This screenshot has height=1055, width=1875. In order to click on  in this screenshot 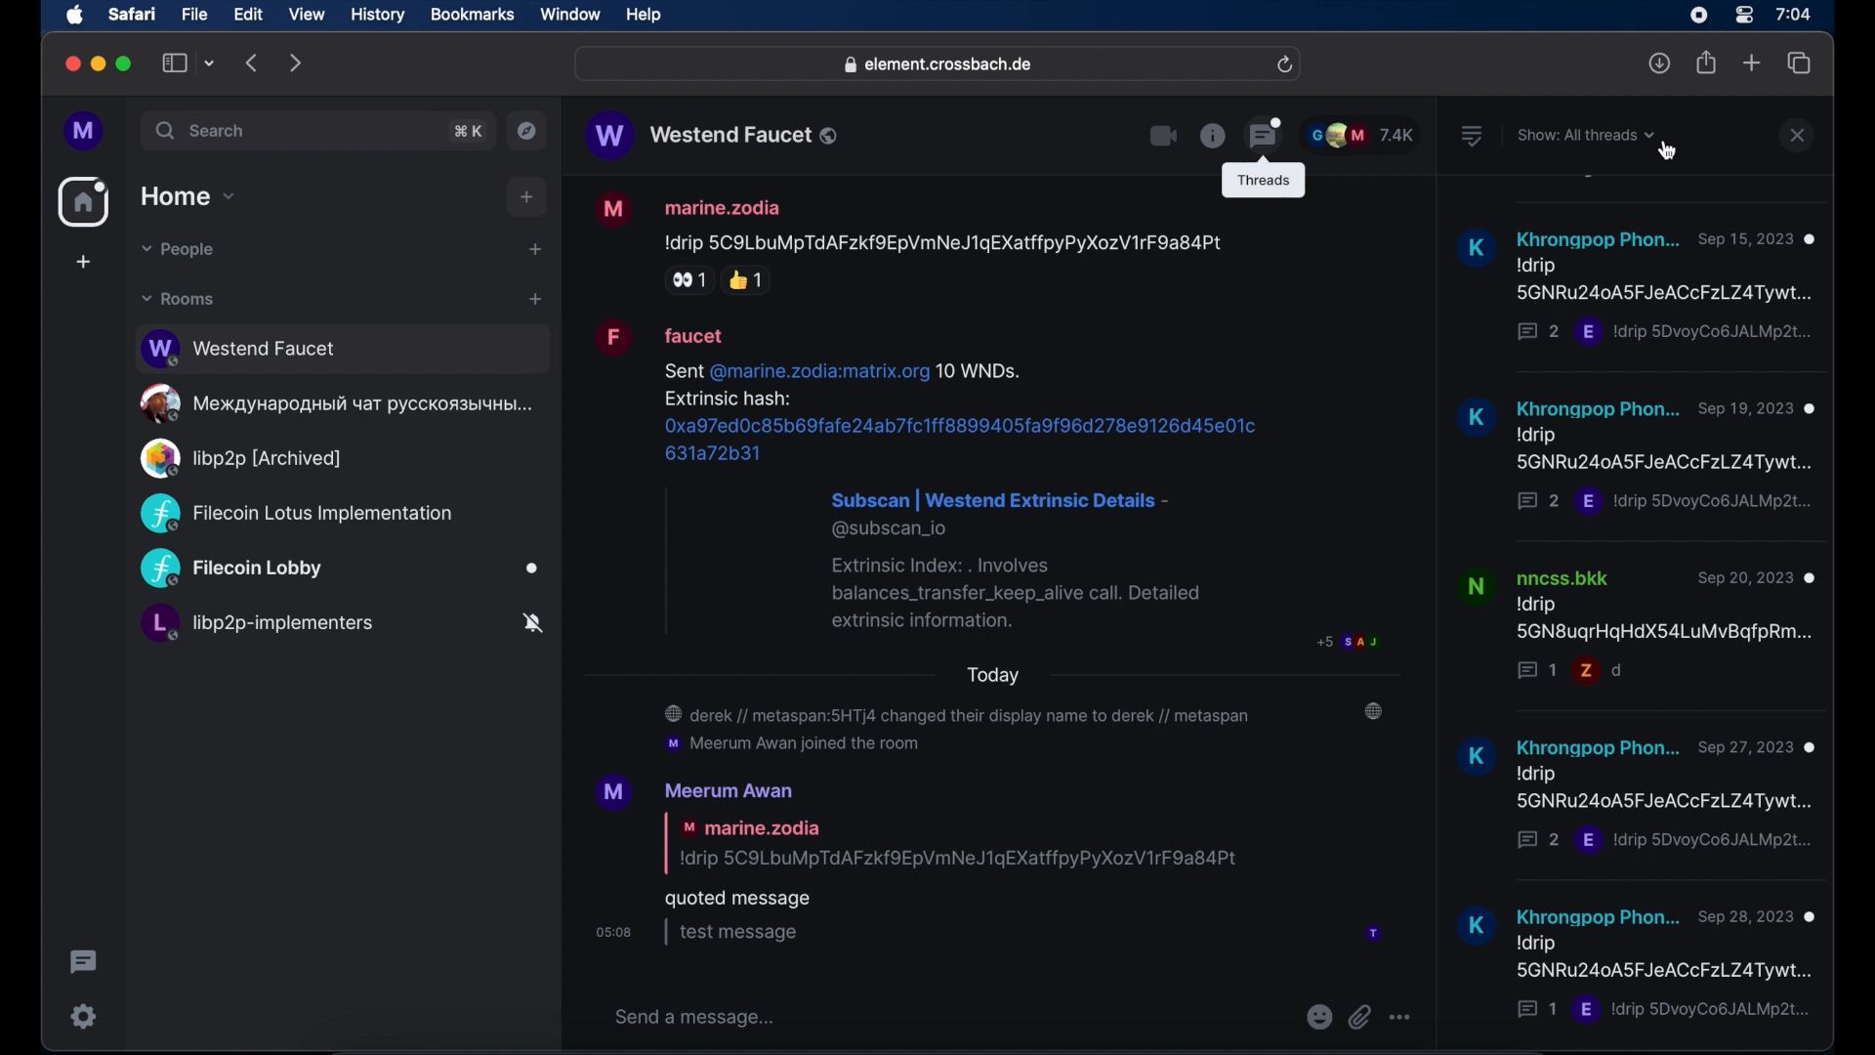, I will do `click(531, 570)`.